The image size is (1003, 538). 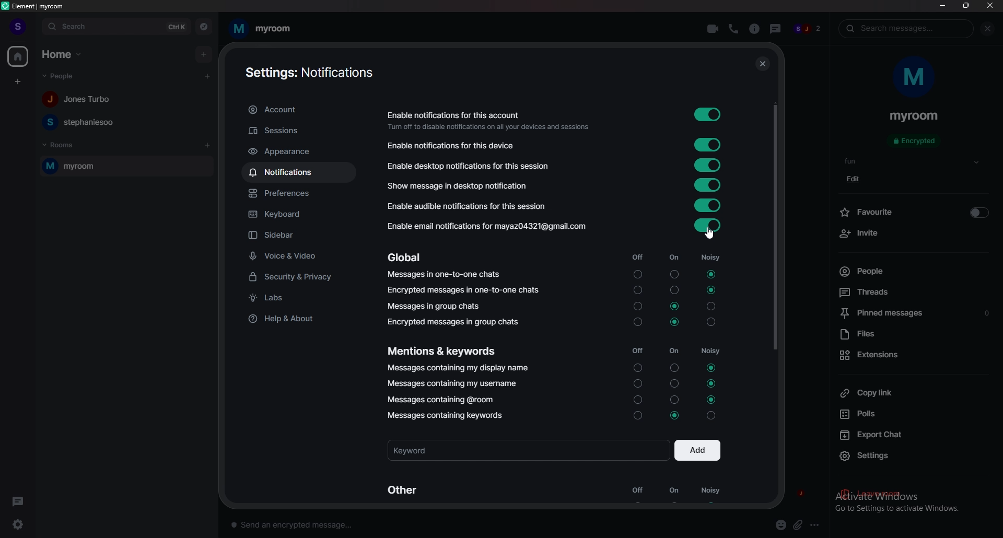 What do you see at coordinates (464, 290) in the screenshot?
I see `encrypted messages in one to one chats` at bounding box center [464, 290].